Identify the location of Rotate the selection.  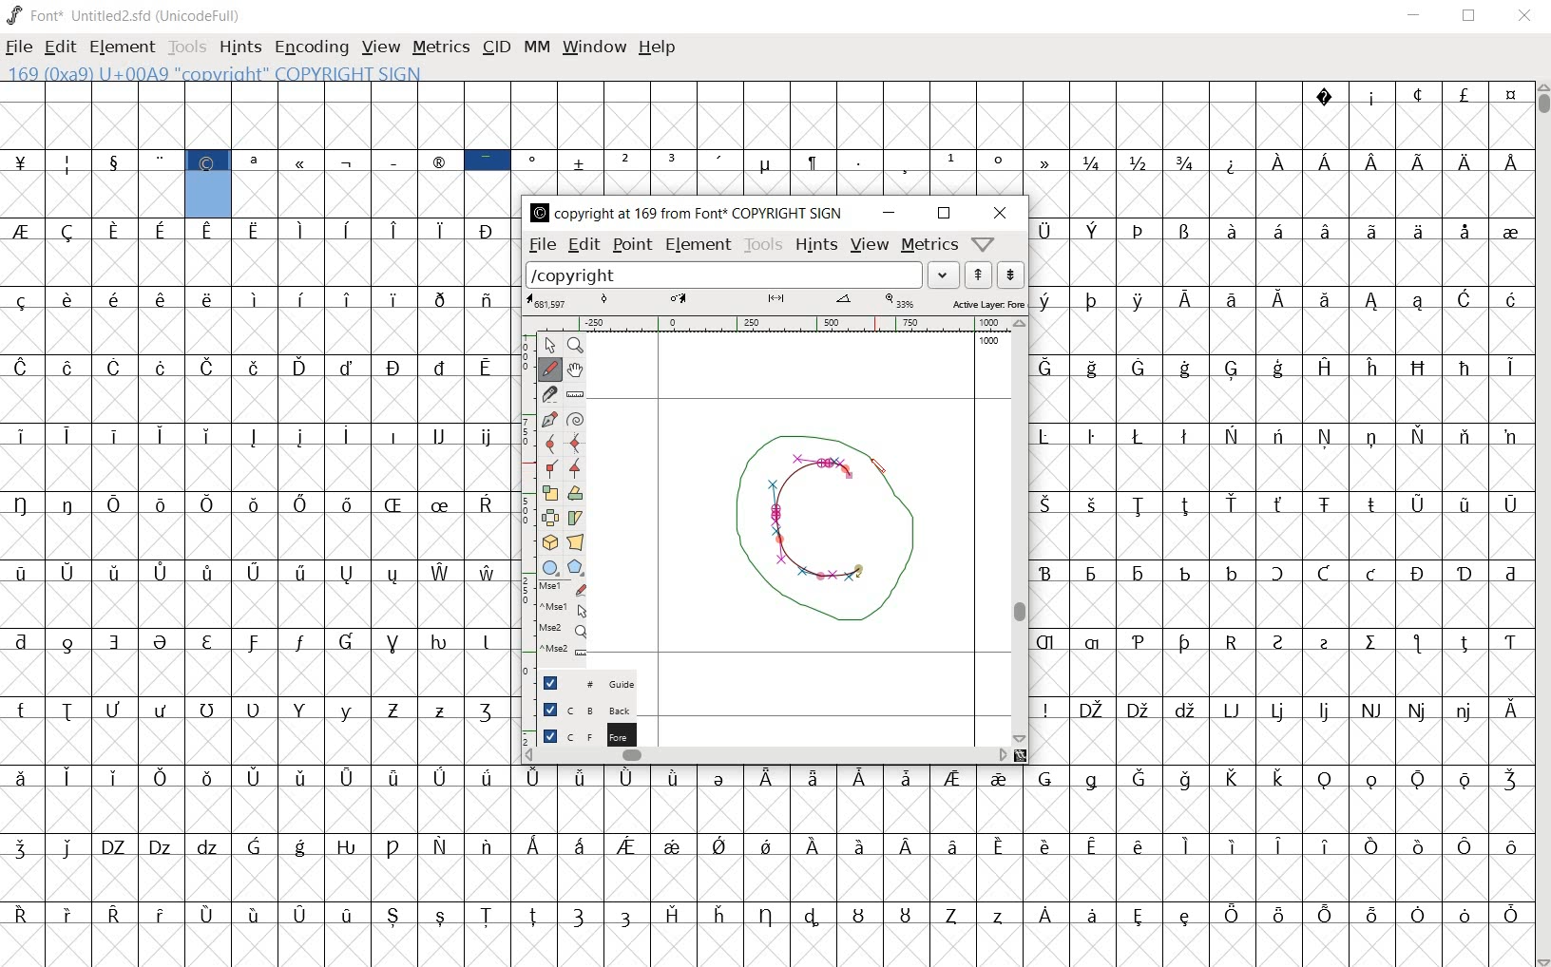
(576, 495).